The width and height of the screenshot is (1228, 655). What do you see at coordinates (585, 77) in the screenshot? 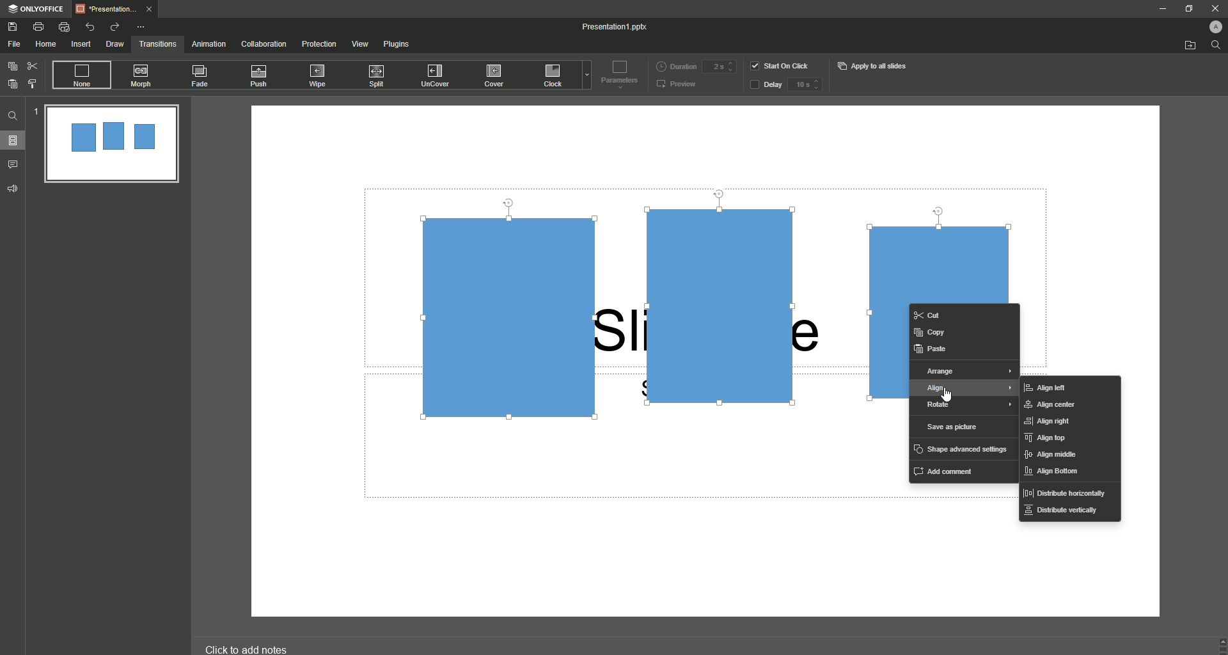
I see `dropdown` at bounding box center [585, 77].